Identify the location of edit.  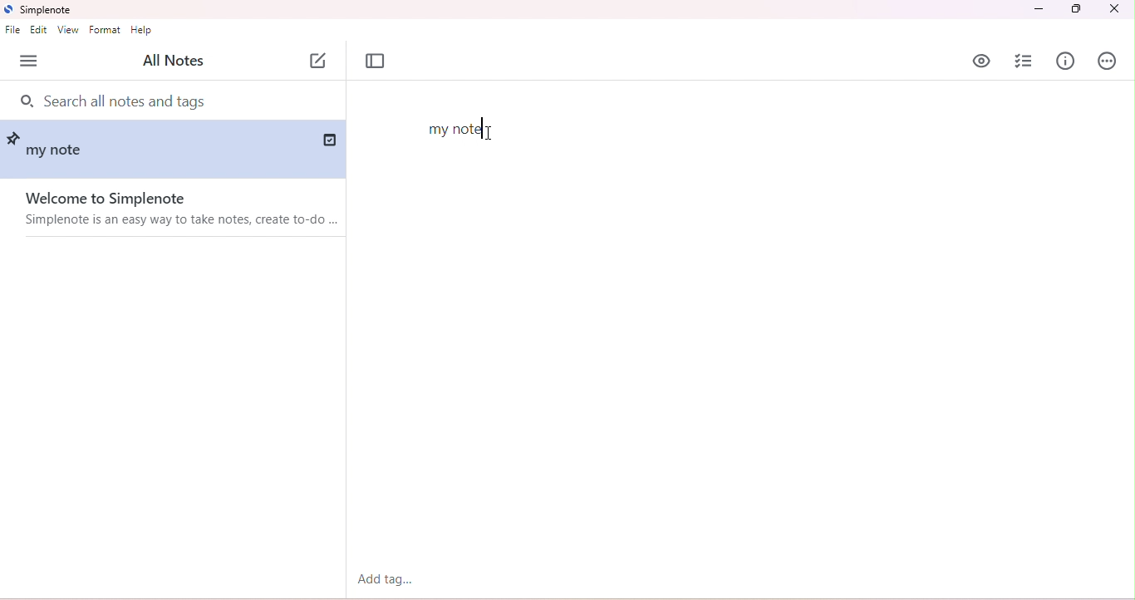
(40, 29).